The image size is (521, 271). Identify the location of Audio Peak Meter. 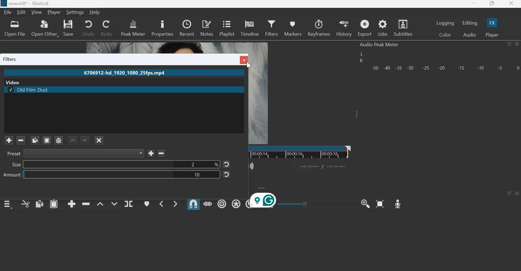
(379, 45).